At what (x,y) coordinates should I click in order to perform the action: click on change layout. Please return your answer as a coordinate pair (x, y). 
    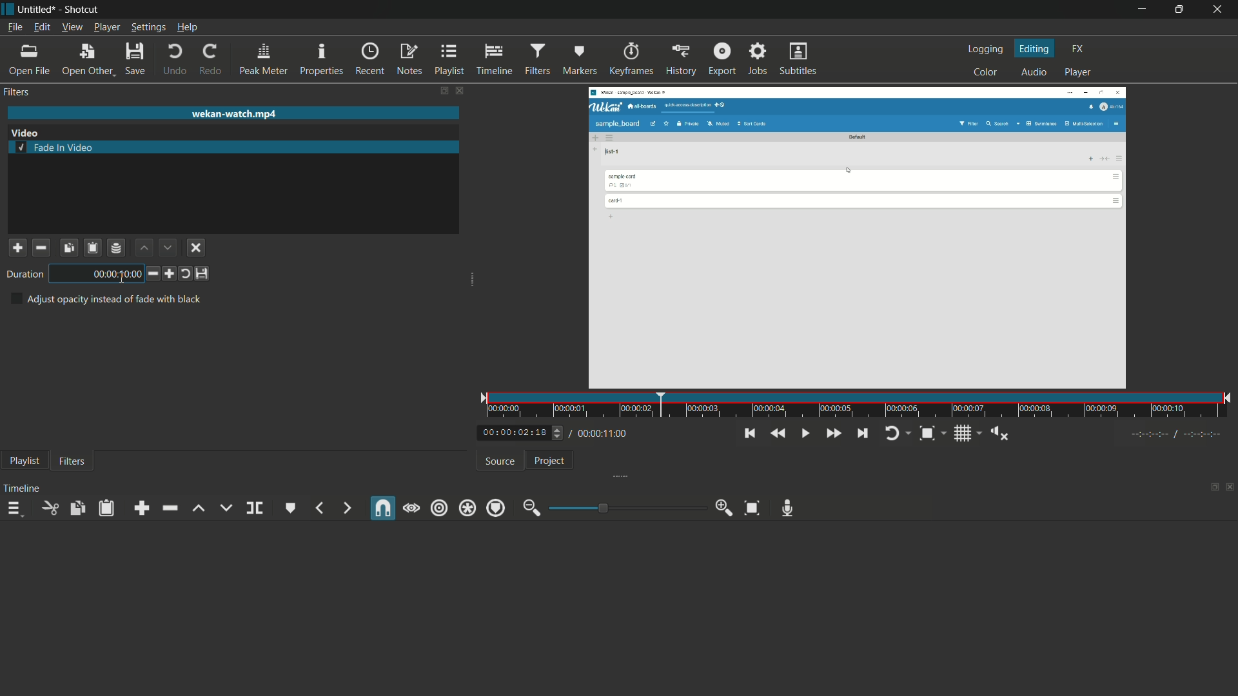
    Looking at the image, I should click on (442, 91).